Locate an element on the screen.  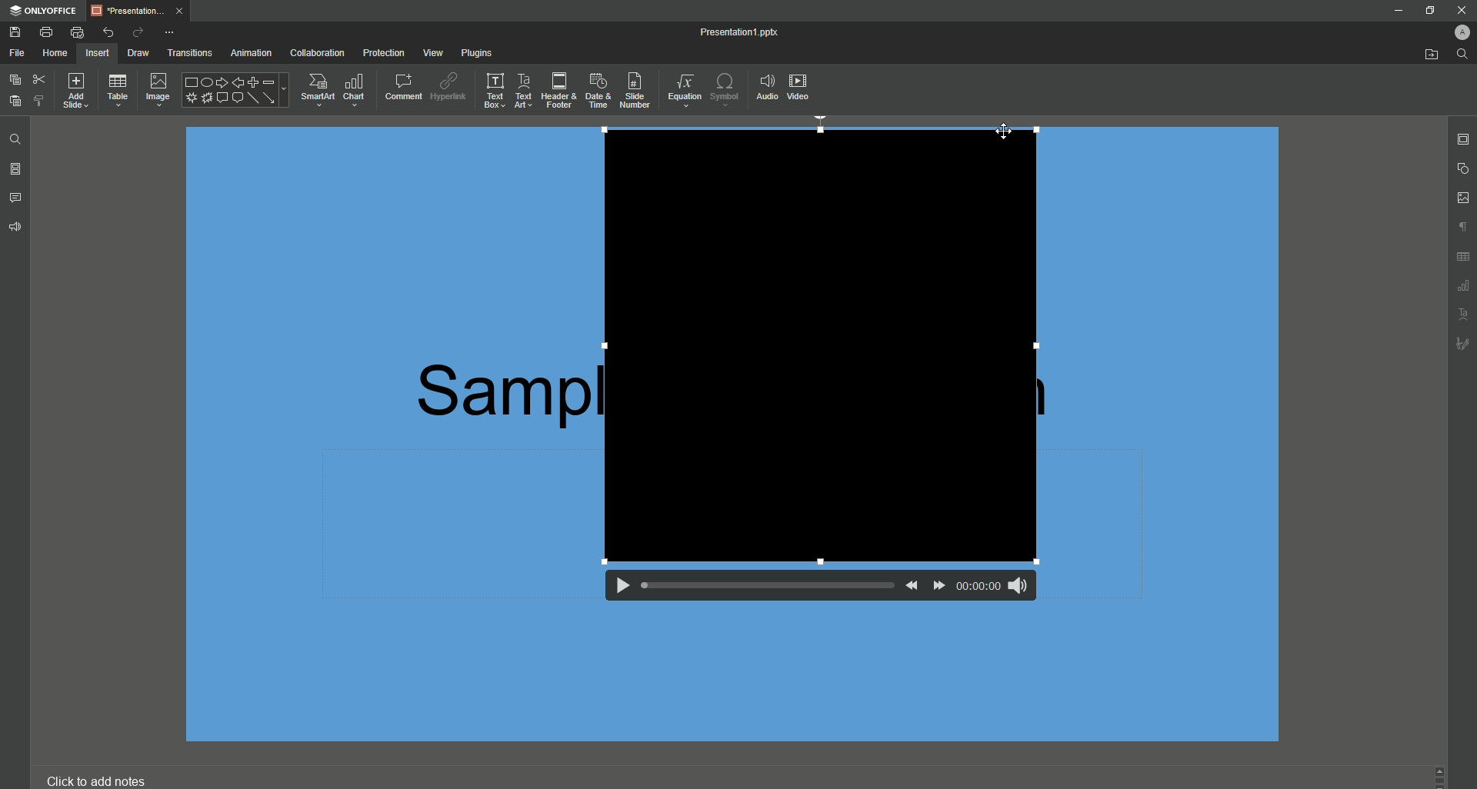
Video Controls is located at coordinates (812, 591).